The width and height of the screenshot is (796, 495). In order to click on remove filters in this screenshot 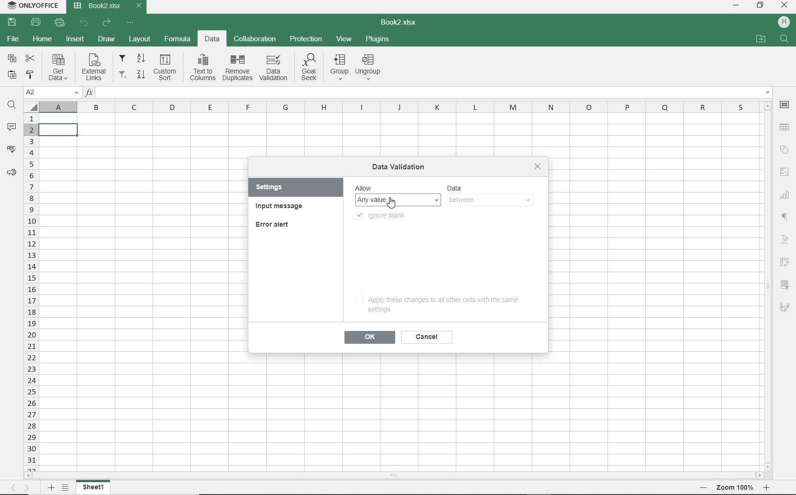, I will do `click(124, 76)`.